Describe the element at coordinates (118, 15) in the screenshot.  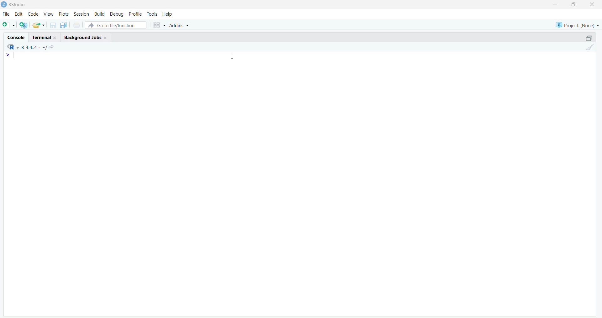
I see `Debug` at that location.